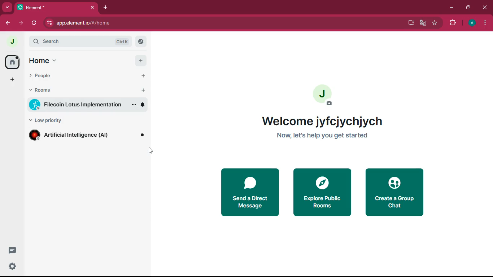 The width and height of the screenshot is (493, 277). I want to click on get started, so click(321, 137).